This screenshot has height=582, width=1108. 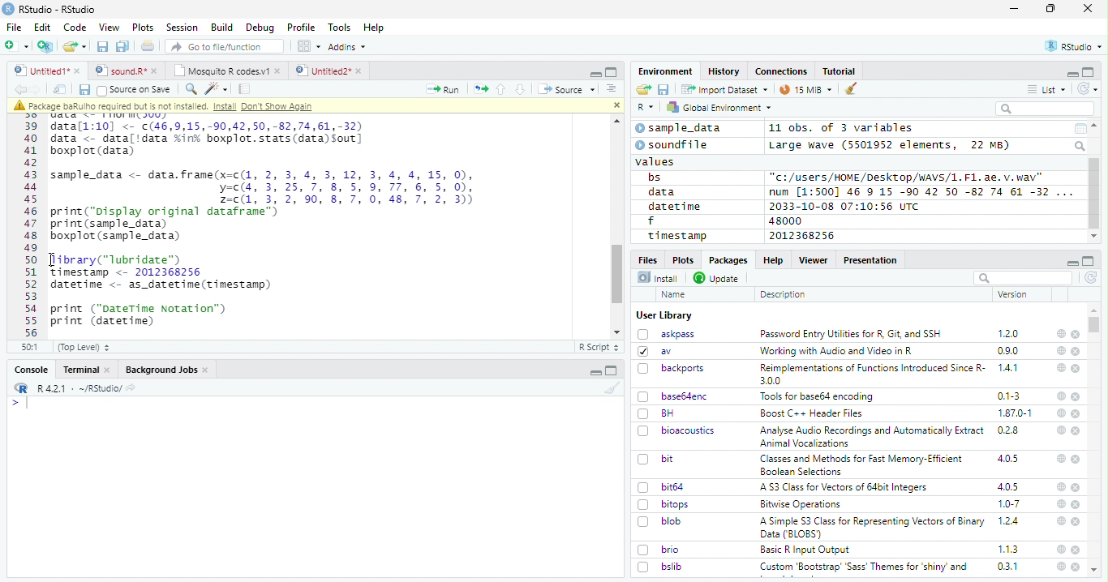 What do you see at coordinates (31, 347) in the screenshot?
I see `56:1` at bounding box center [31, 347].